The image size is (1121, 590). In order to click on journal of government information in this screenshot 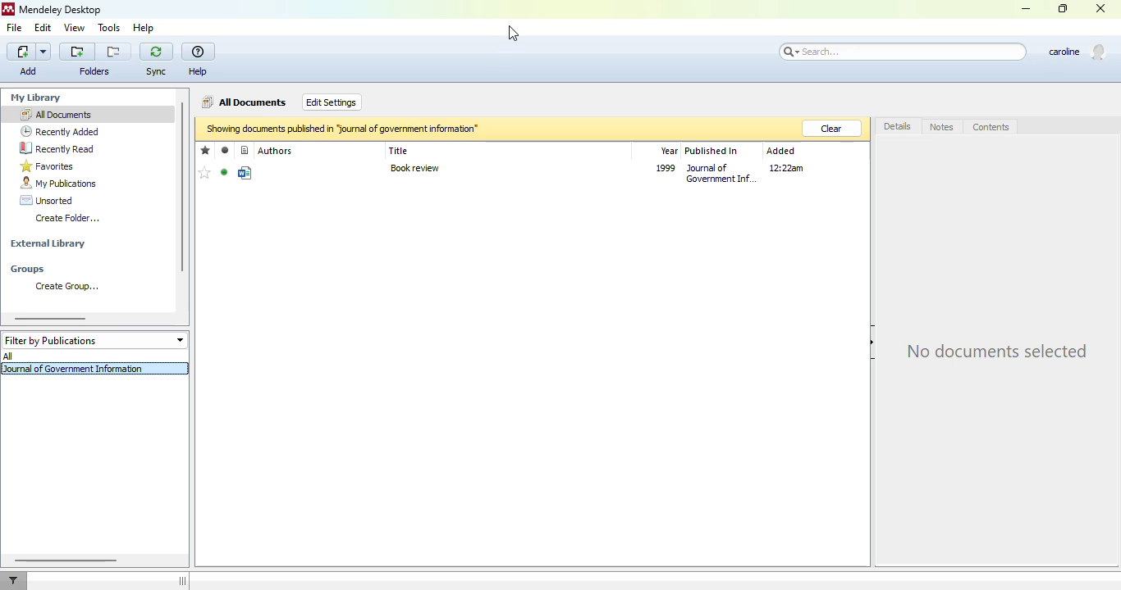, I will do `click(722, 173)`.